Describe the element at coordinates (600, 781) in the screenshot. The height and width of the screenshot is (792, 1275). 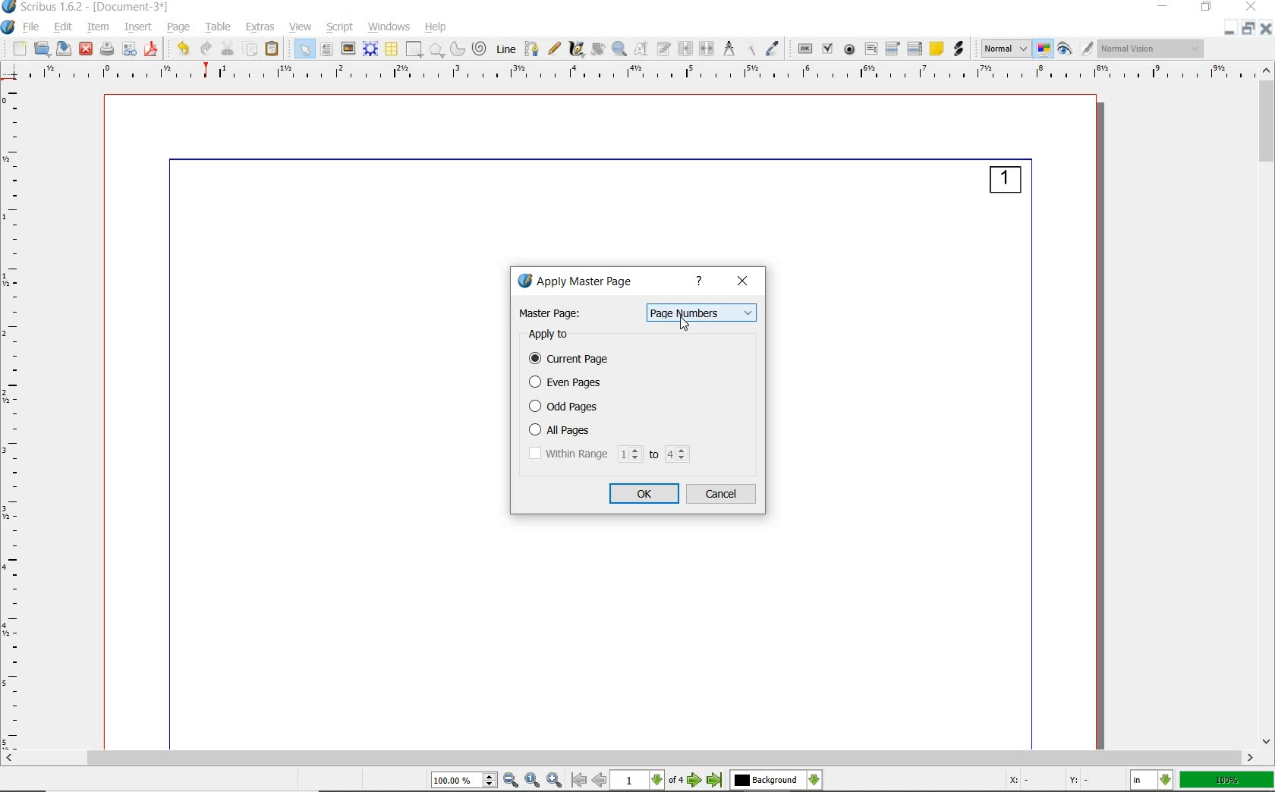
I see `go to previous page` at that location.